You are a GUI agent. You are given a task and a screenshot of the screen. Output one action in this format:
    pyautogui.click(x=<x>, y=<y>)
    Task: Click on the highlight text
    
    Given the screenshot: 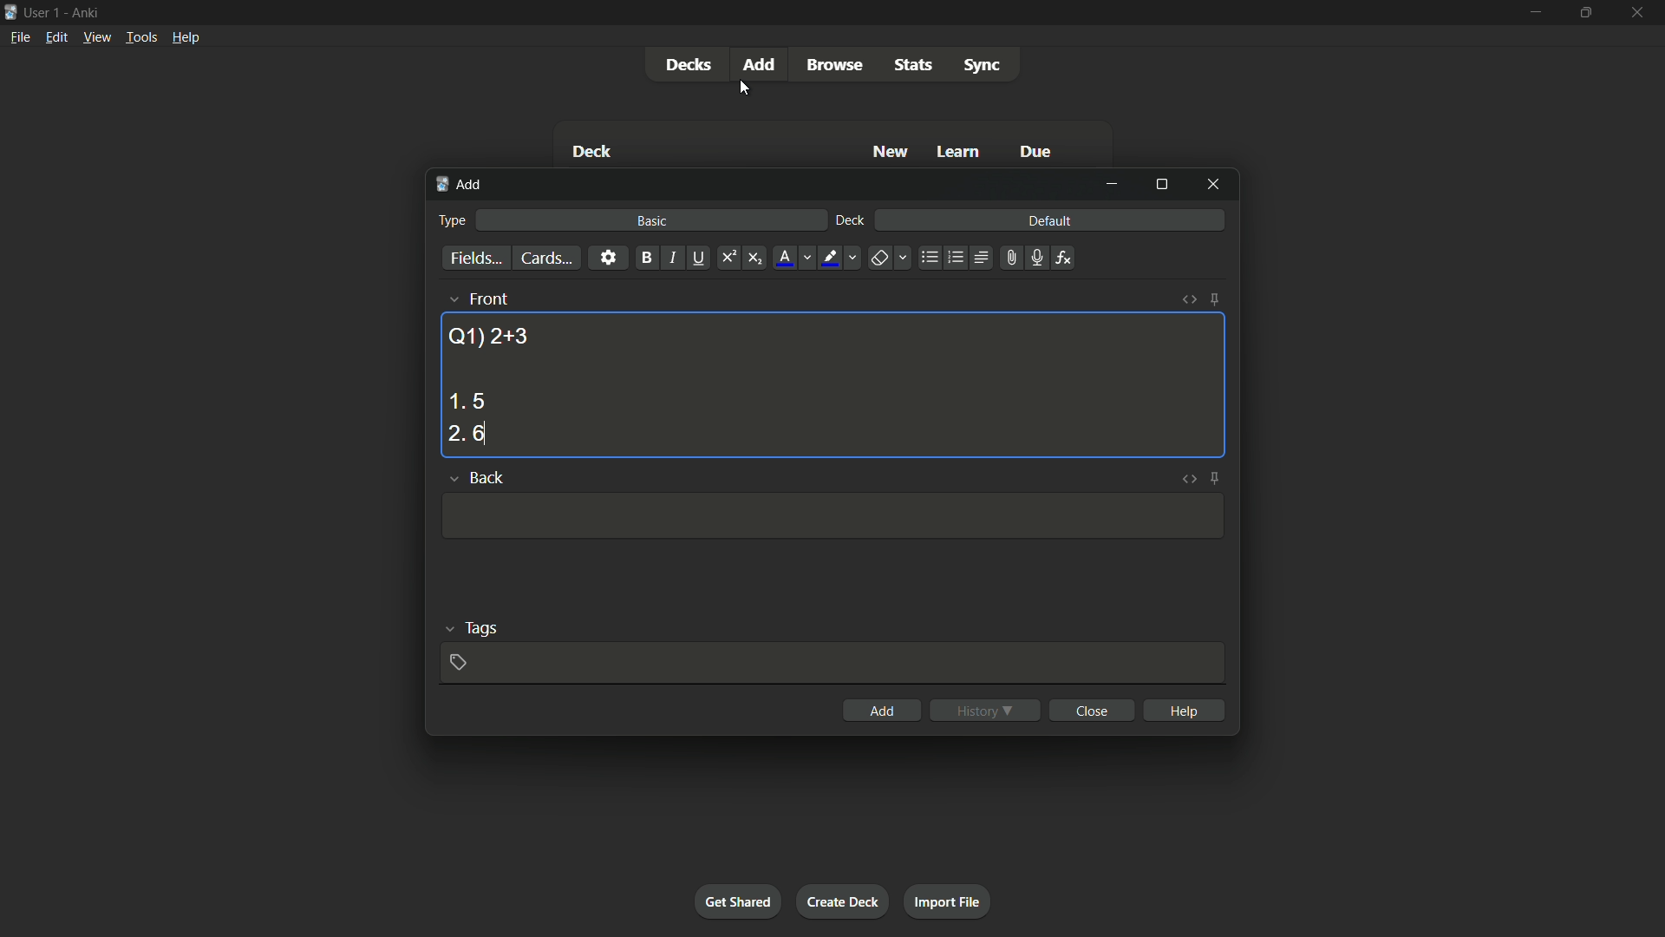 What is the action you would take?
    pyautogui.click(x=827, y=259)
    